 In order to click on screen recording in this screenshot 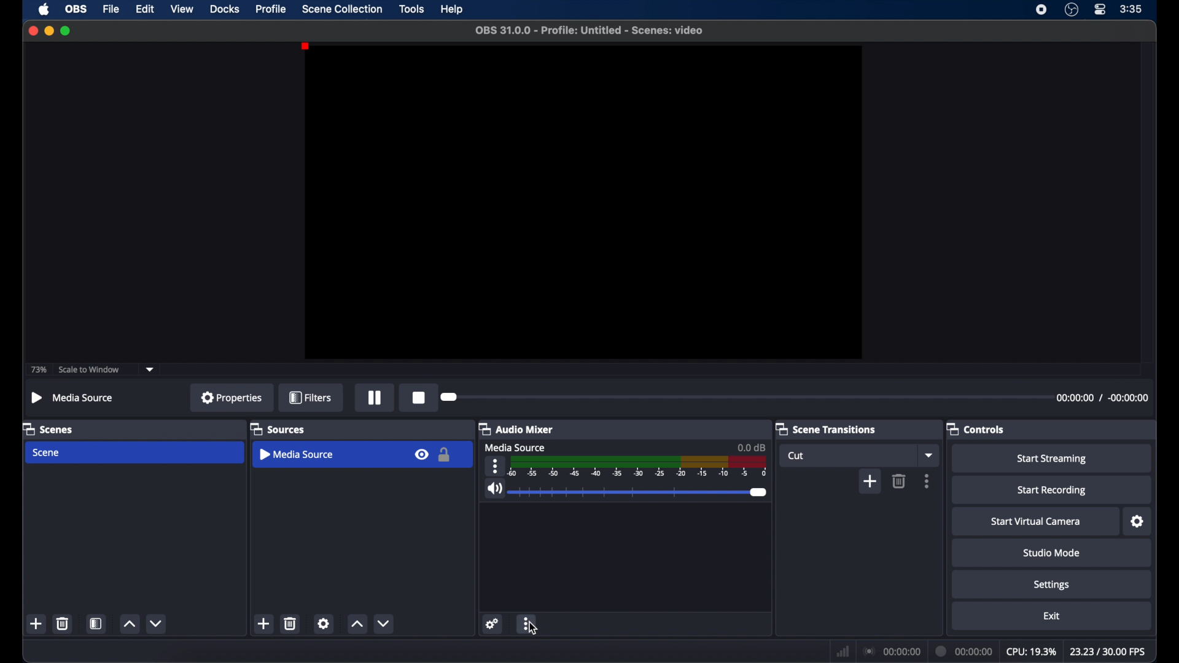, I will do `click(1041, 10)`.